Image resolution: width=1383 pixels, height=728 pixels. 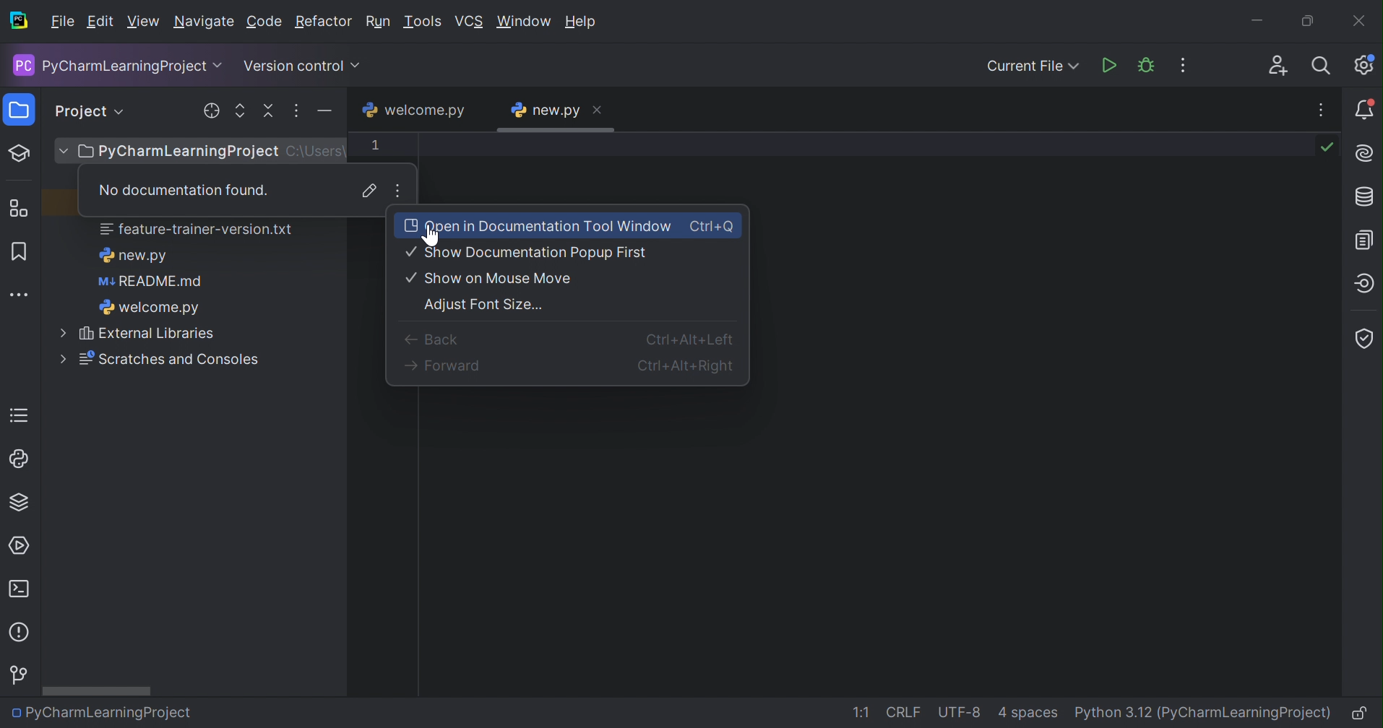 What do you see at coordinates (20, 152) in the screenshot?
I see `Learn` at bounding box center [20, 152].